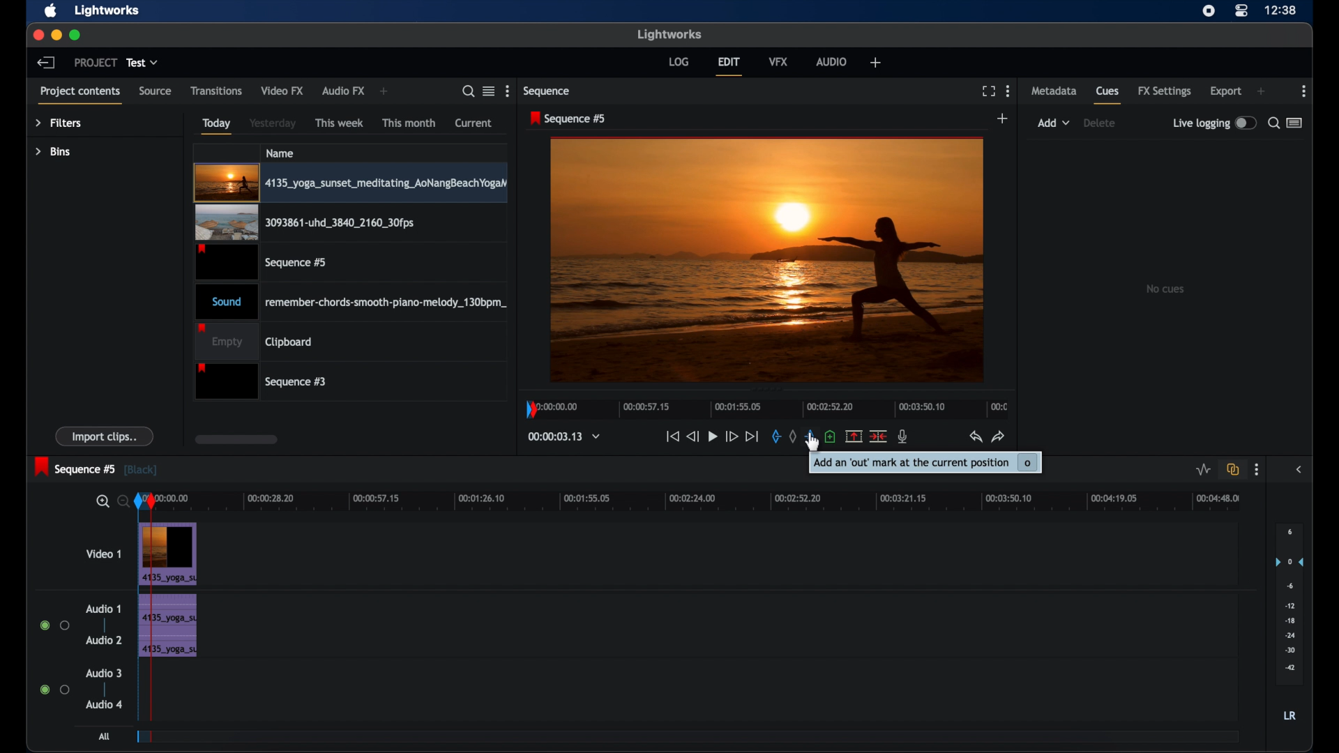  Describe the element at coordinates (384, 91) in the screenshot. I see `add` at that location.